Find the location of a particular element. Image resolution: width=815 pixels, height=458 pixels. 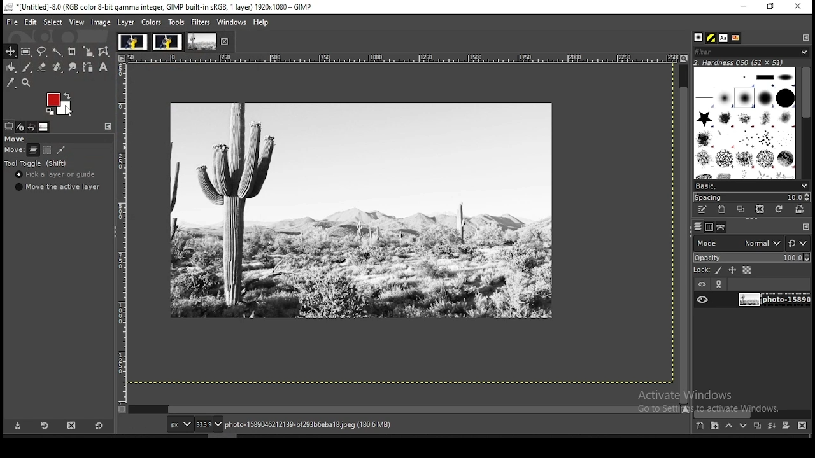

hardness 050 is located at coordinates (755, 62).